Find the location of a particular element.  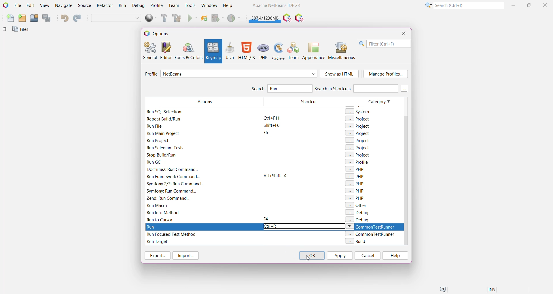

Pause IDE profiling and take a Snapshot is located at coordinates (287, 18).